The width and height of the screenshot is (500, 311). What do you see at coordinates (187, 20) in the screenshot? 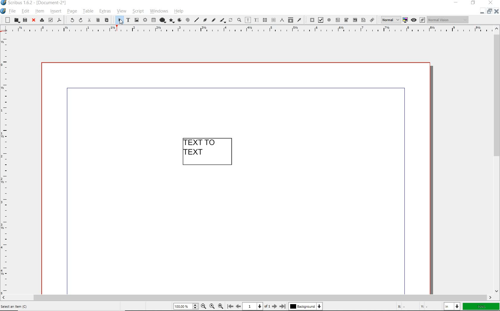
I see `spiral` at bounding box center [187, 20].